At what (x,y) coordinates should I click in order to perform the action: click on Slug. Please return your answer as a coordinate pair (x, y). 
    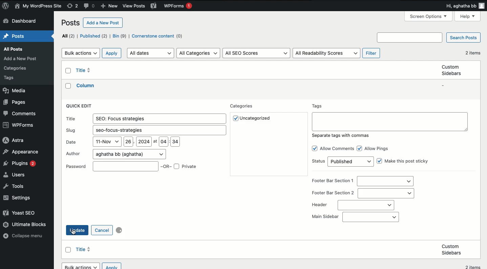
    Looking at the image, I should click on (71, 130).